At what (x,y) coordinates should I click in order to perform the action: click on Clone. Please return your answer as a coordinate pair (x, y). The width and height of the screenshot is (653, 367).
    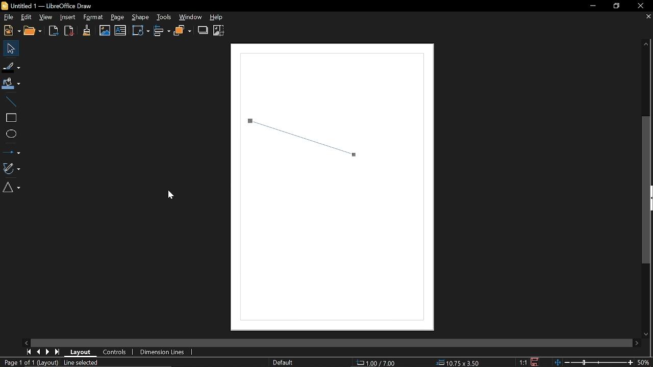
    Looking at the image, I should click on (87, 30).